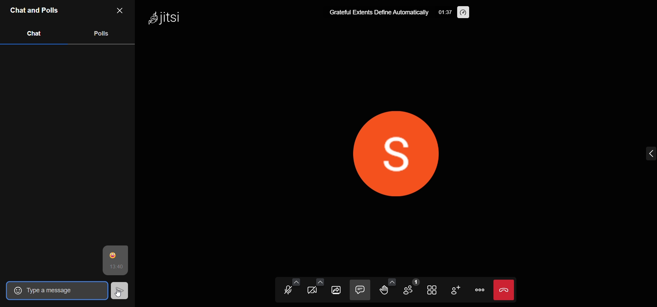  I want to click on chat, so click(33, 34).